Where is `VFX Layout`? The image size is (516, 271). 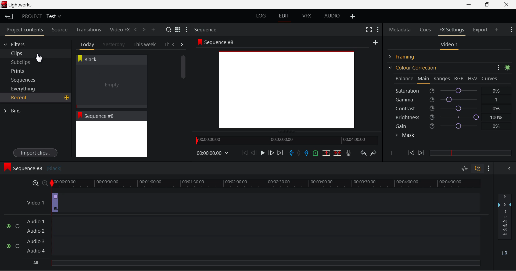
VFX Layout is located at coordinates (308, 16).